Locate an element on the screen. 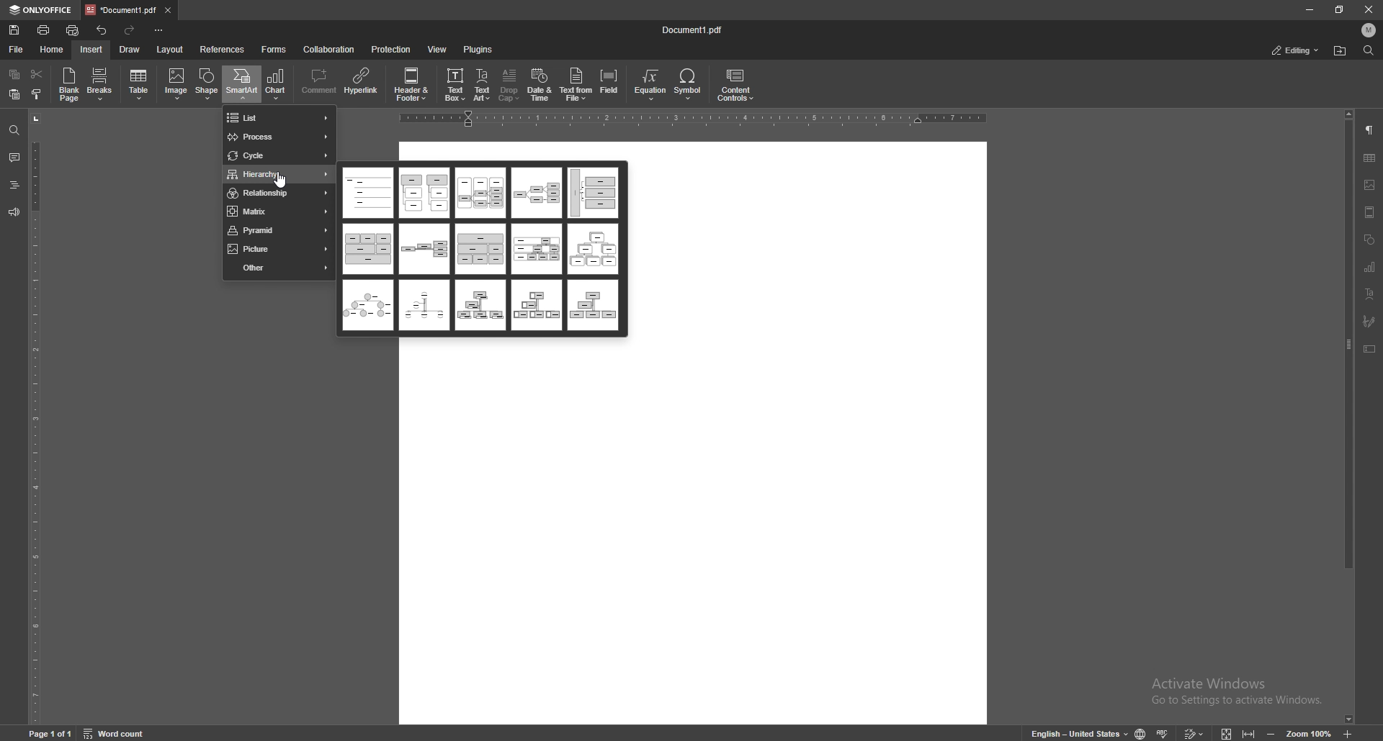  collaboration is located at coordinates (329, 50).